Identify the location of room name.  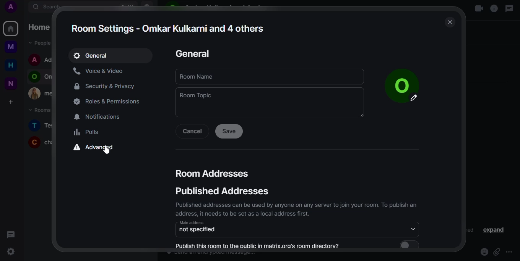
(200, 76).